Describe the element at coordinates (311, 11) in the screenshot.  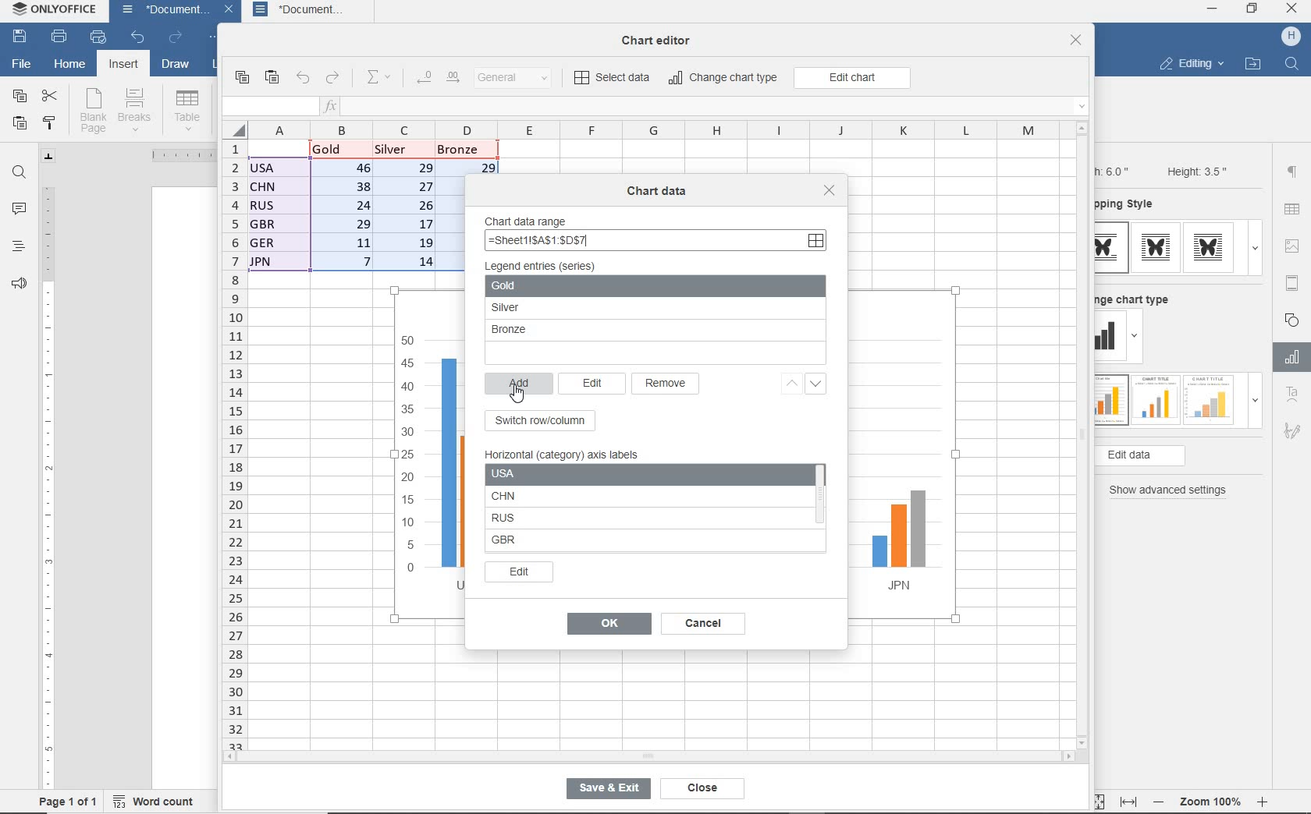
I see `document` at that location.